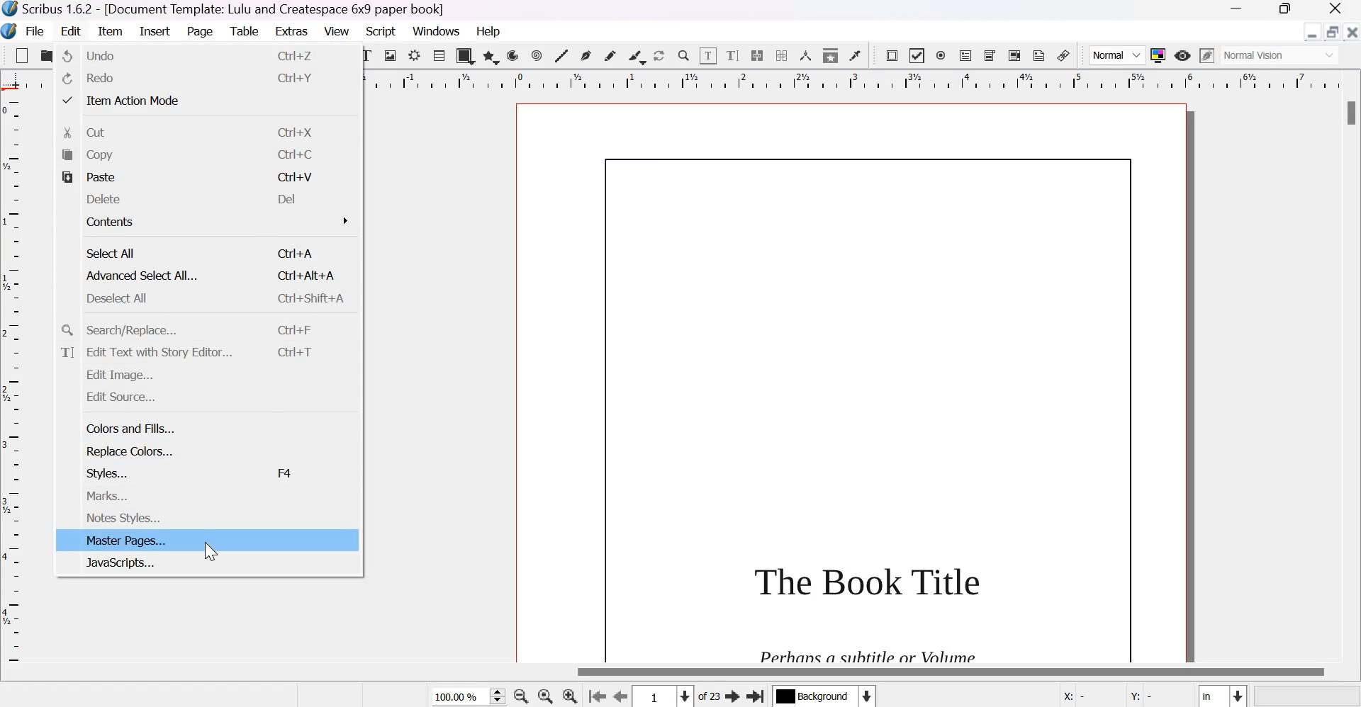 The width and height of the screenshot is (1361, 707). Describe the element at coordinates (67, 353) in the screenshot. I see `text icon` at that location.